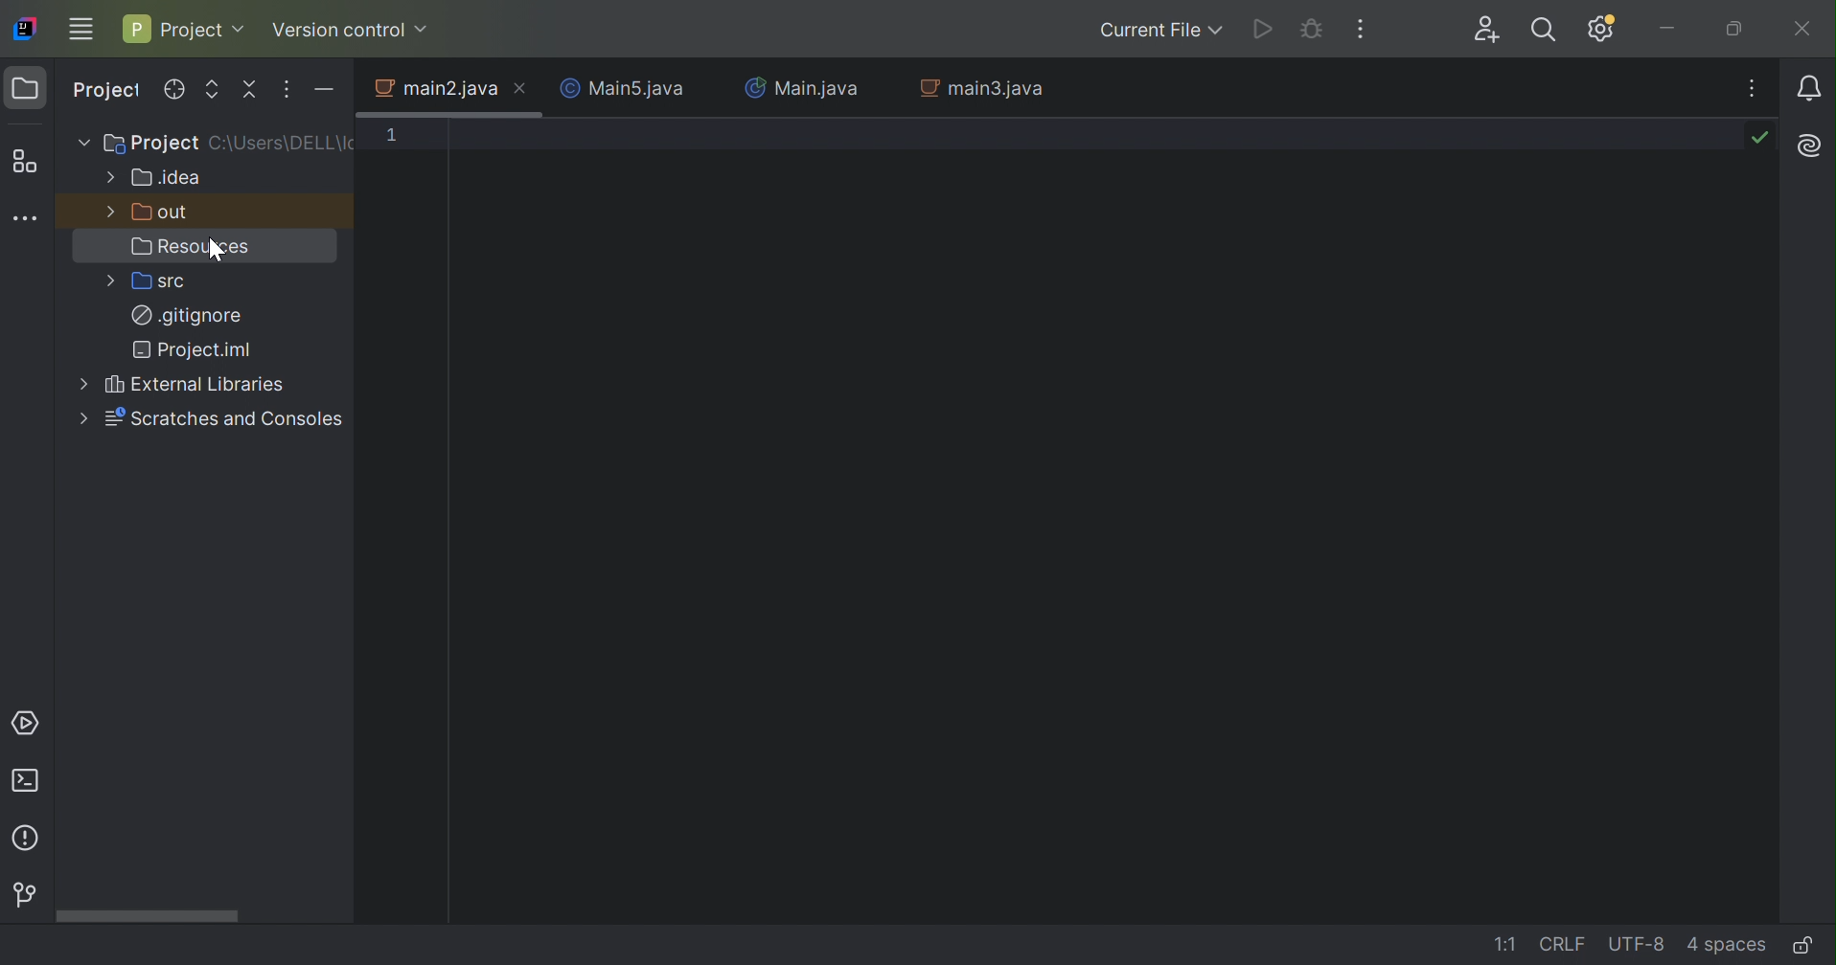  What do you see at coordinates (196, 386) in the screenshot?
I see `External Libraries` at bounding box center [196, 386].